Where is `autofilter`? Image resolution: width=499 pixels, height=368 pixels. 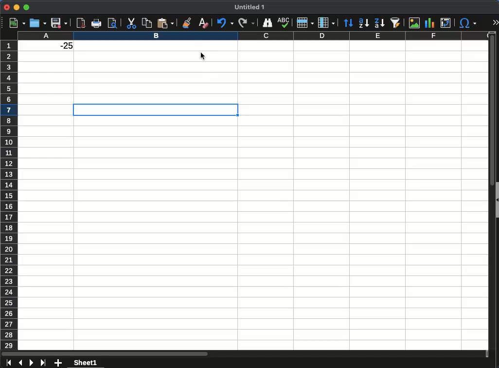
autofilter is located at coordinates (397, 23).